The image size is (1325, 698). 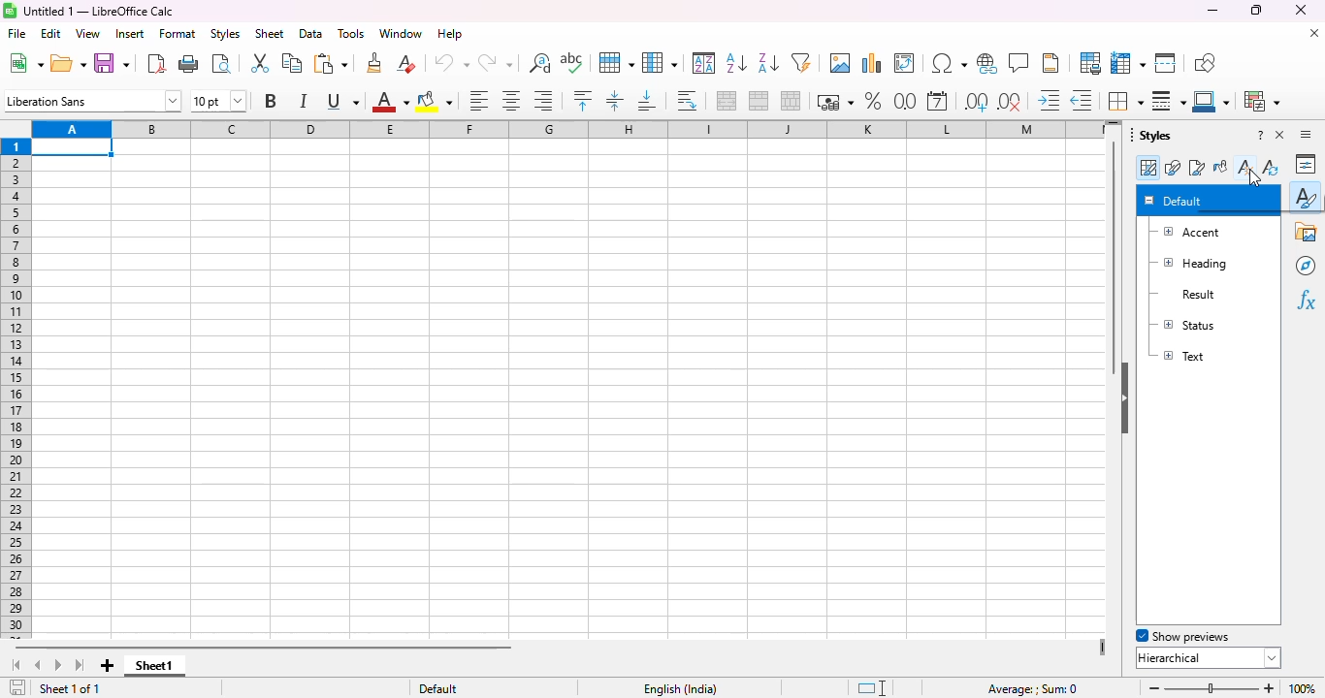 What do you see at coordinates (293, 62) in the screenshot?
I see `copy` at bounding box center [293, 62].